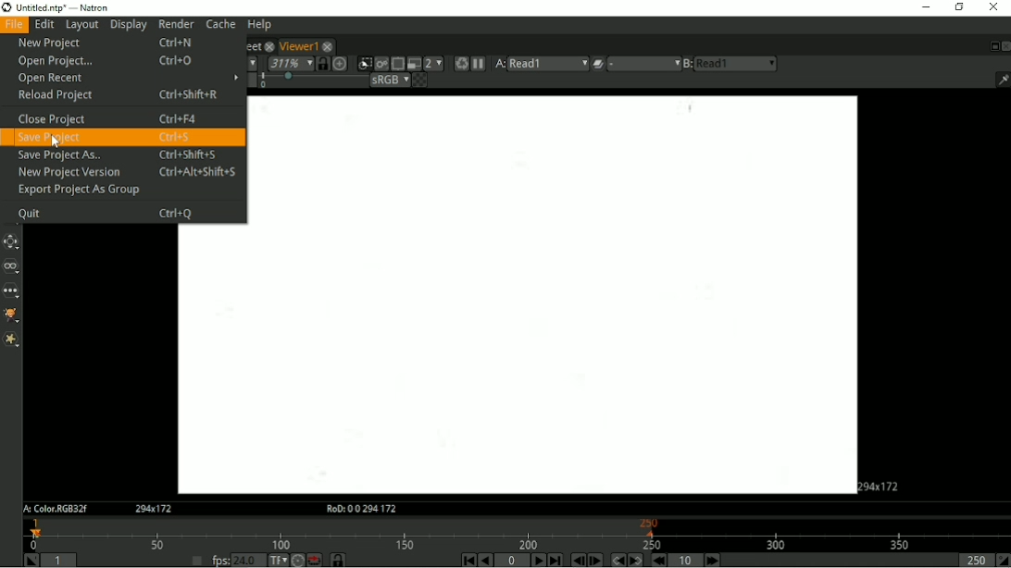  What do you see at coordinates (121, 138) in the screenshot?
I see `Save Project` at bounding box center [121, 138].